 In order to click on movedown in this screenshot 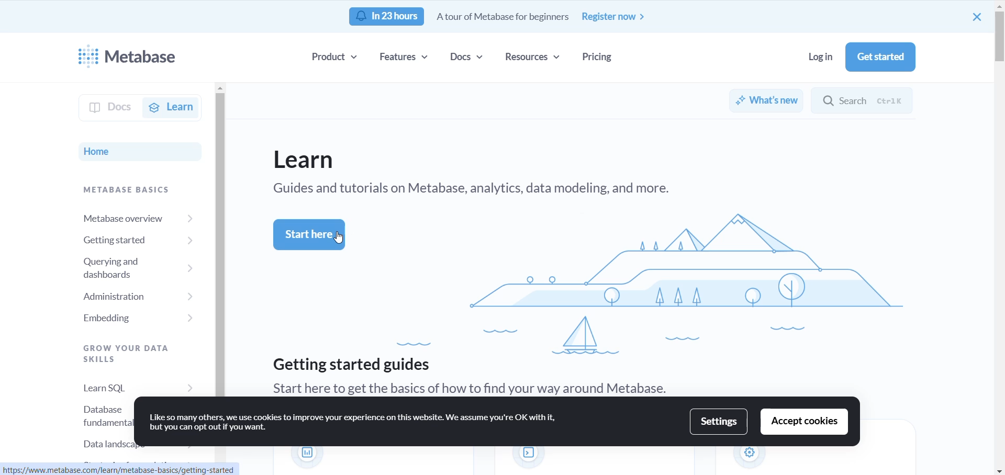, I will do `click(999, 470)`.